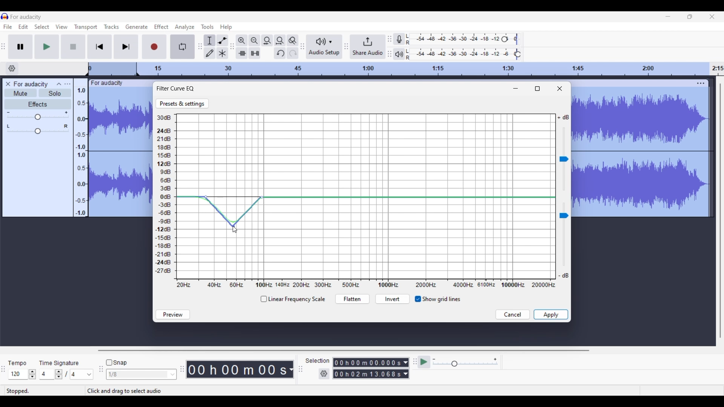 The width and height of the screenshot is (724, 407). What do you see at coordinates (42, 27) in the screenshot?
I see `Select menu` at bounding box center [42, 27].